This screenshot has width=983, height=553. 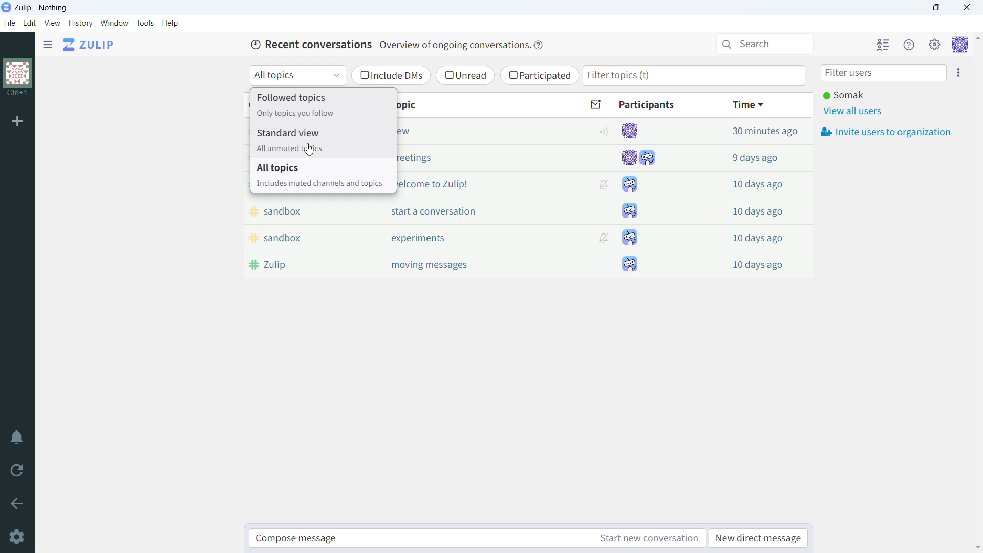 I want to click on minimize, so click(x=907, y=7).